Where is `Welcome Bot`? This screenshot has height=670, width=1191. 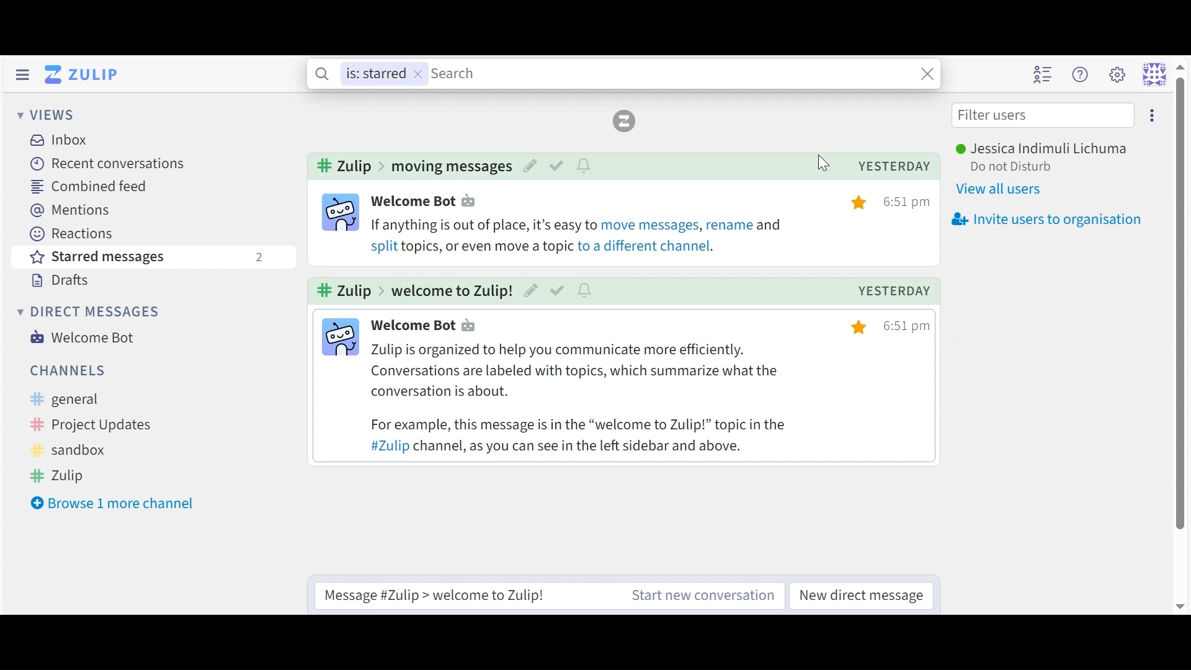
Welcome Bot is located at coordinates (83, 337).